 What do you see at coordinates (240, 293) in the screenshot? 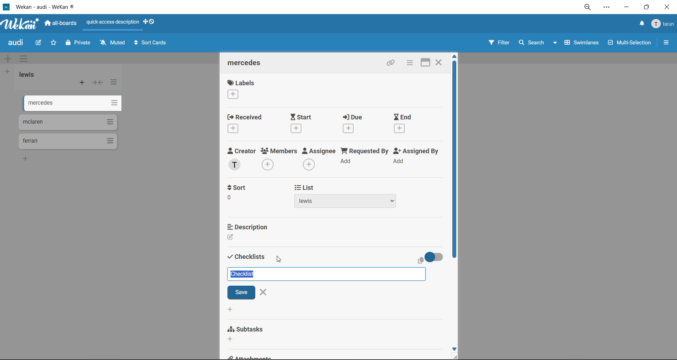
I see `save` at bounding box center [240, 293].